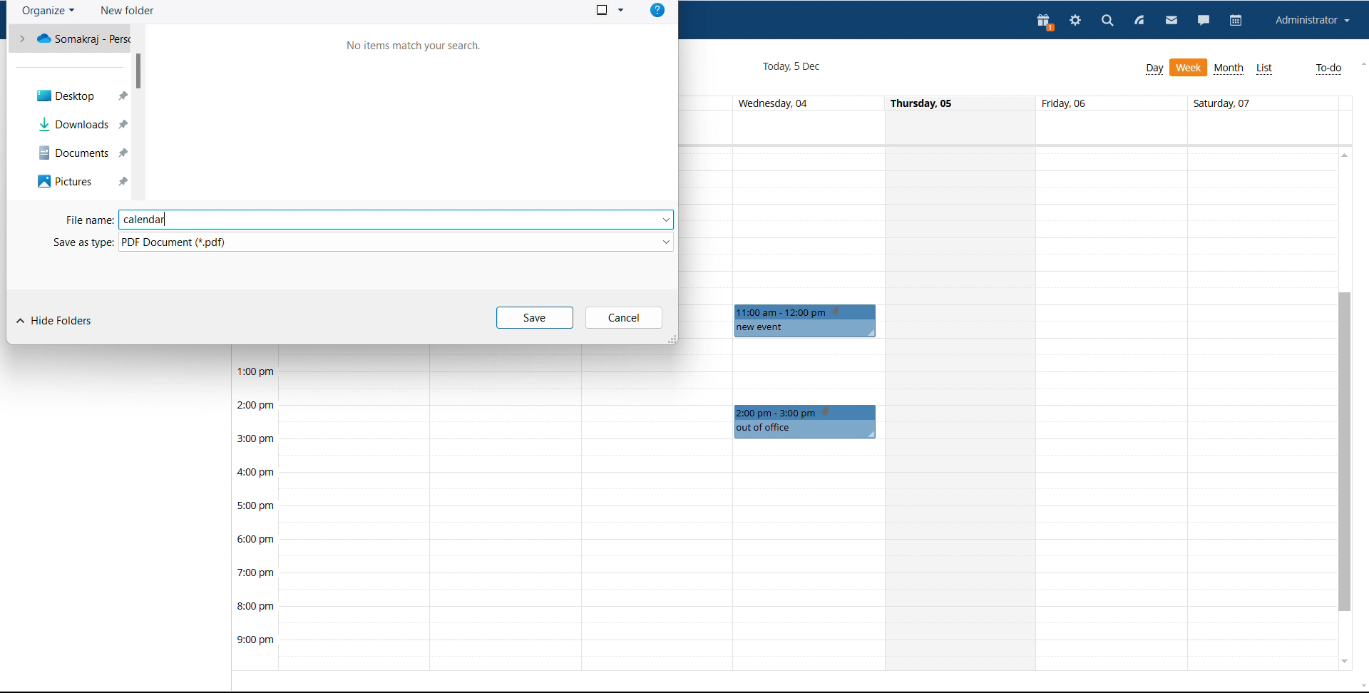 This screenshot has height=693, width=1369. Describe the element at coordinates (254, 515) in the screenshot. I see `timeline` at that location.